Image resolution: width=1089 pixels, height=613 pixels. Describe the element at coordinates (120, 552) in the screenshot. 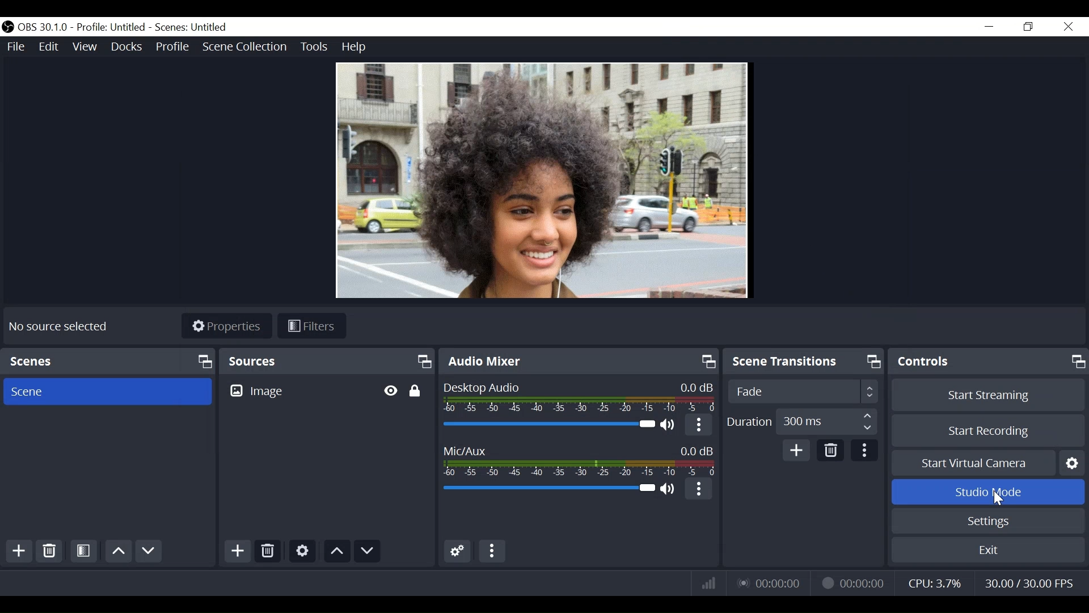

I see `Move Scene Up` at that location.